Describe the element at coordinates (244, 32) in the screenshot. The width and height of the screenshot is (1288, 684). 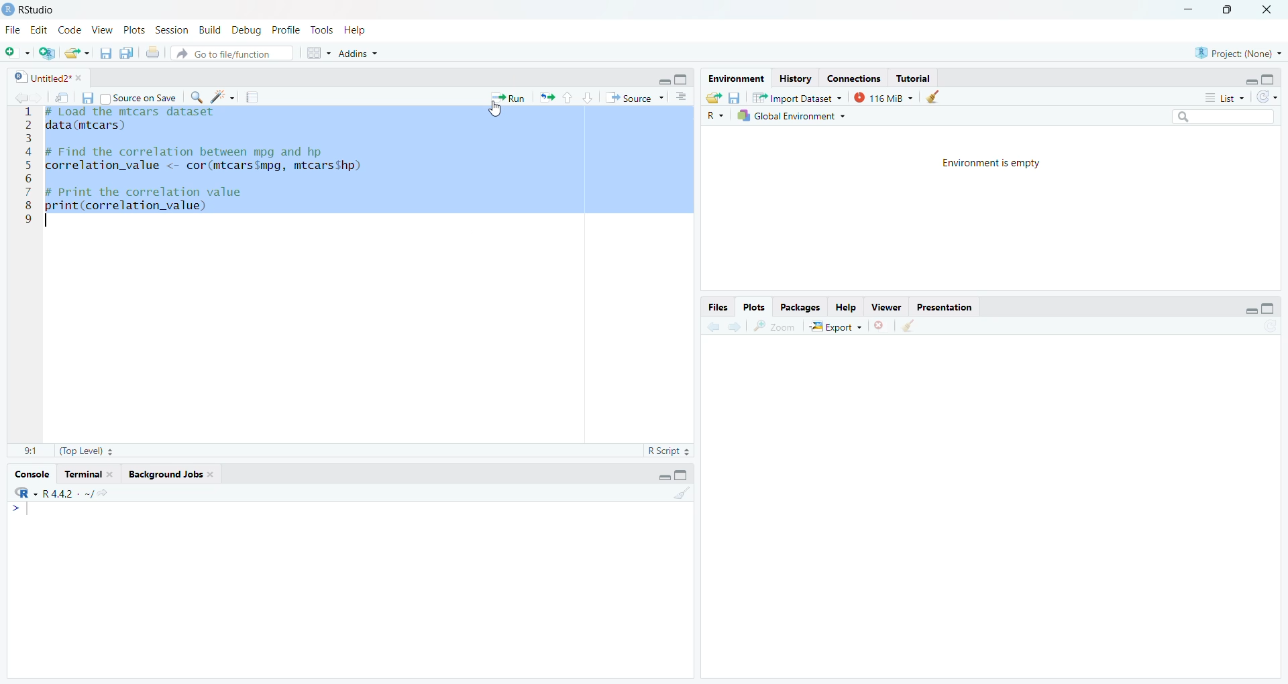
I see `Debug` at that location.